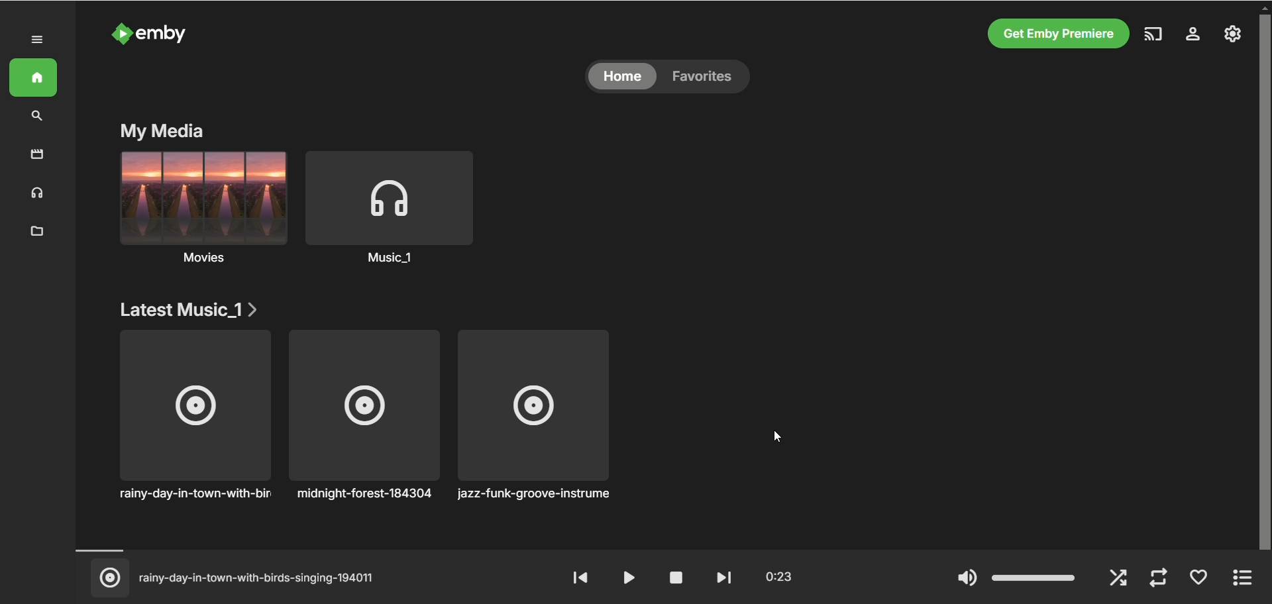 The width and height of the screenshot is (1272, 604). What do you see at coordinates (579, 576) in the screenshot?
I see `rewind` at bounding box center [579, 576].